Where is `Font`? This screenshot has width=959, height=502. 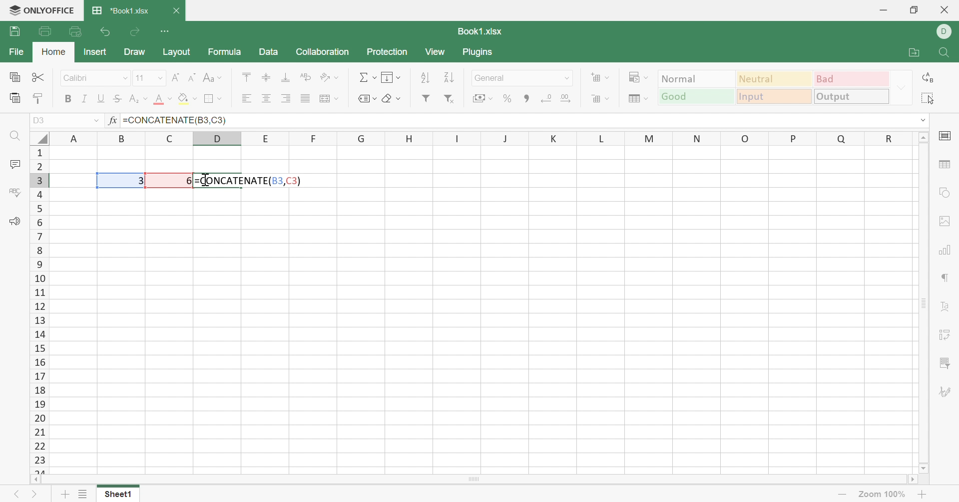 Font is located at coordinates (95, 77).